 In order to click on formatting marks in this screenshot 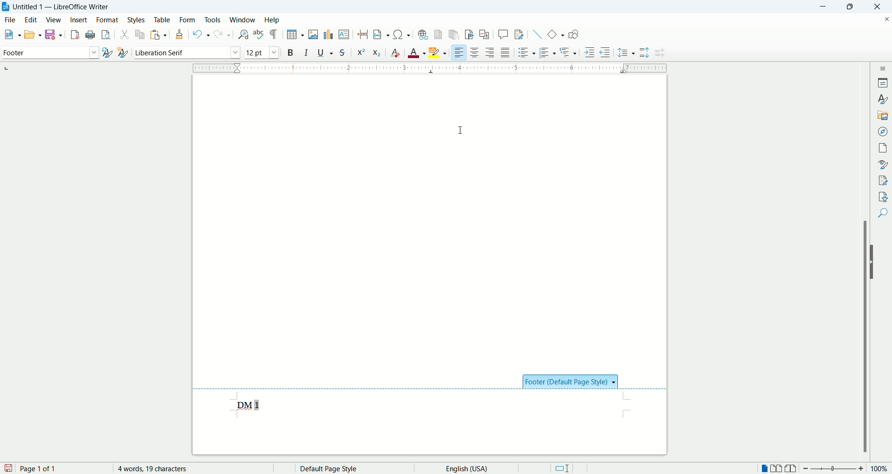, I will do `click(275, 34)`.